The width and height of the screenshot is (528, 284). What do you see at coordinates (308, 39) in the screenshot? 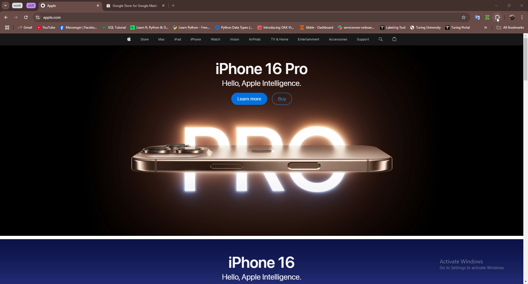
I see `Entertainment` at bounding box center [308, 39].